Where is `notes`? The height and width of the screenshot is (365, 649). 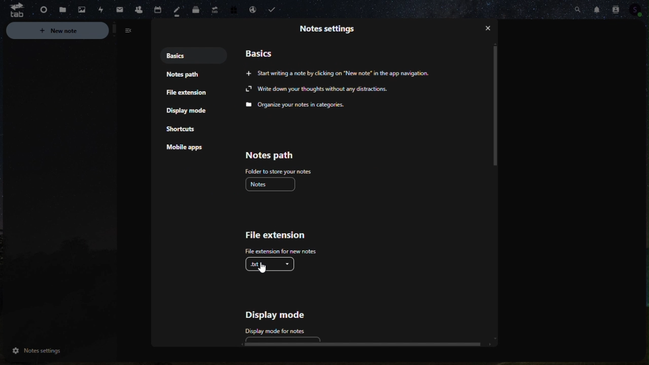 notes is located at coordinates (271, 184).